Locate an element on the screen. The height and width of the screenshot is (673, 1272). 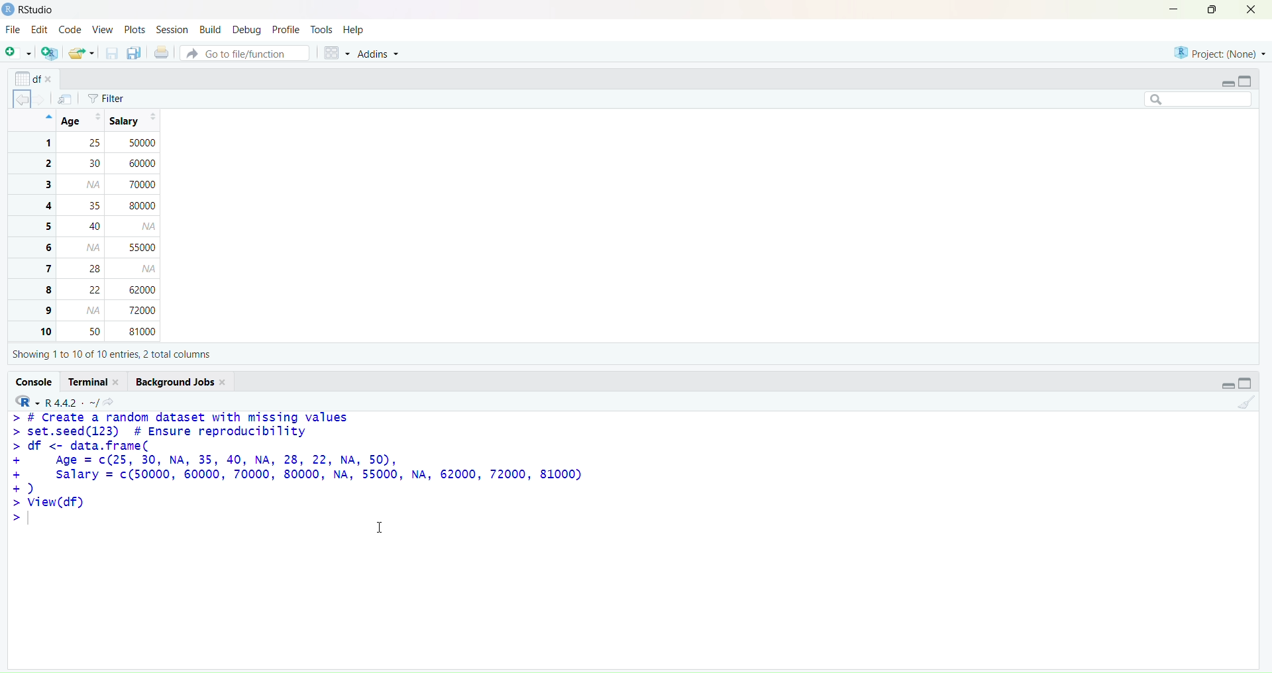
plots is located at coordinates (134, 28).